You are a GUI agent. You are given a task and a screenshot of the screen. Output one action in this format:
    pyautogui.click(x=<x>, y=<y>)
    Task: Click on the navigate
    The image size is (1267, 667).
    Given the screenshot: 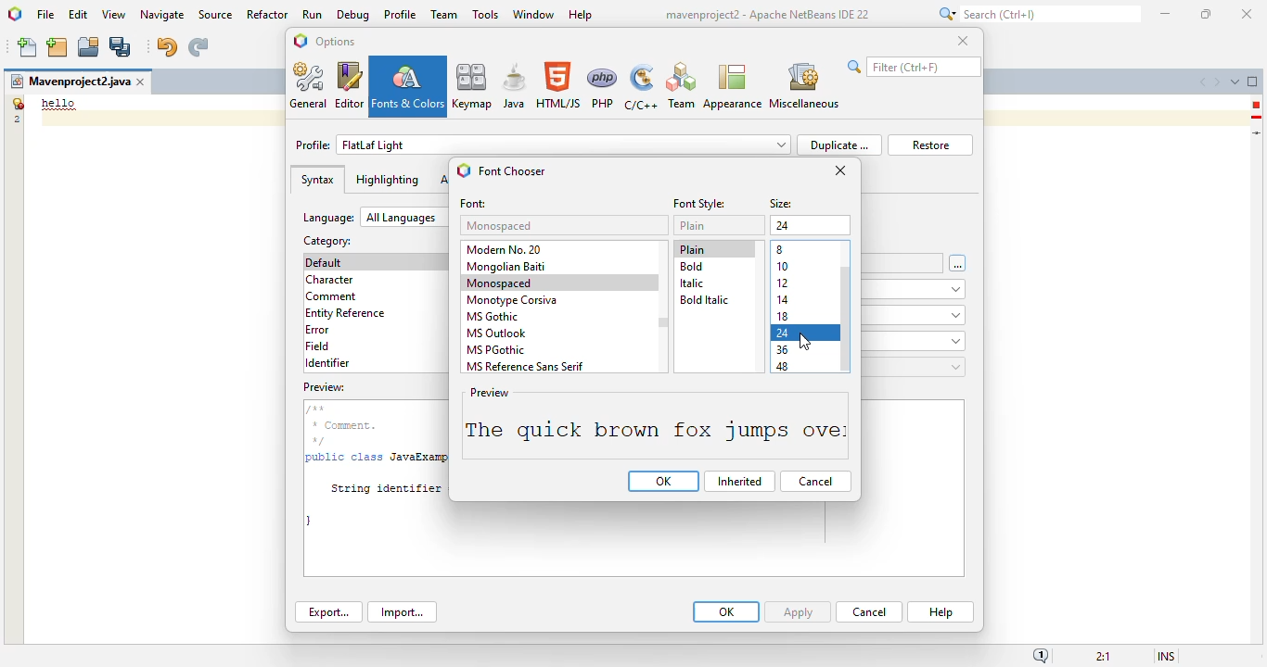 What is the action you would take?
    pyautogui.click(x=163, y=15)
    